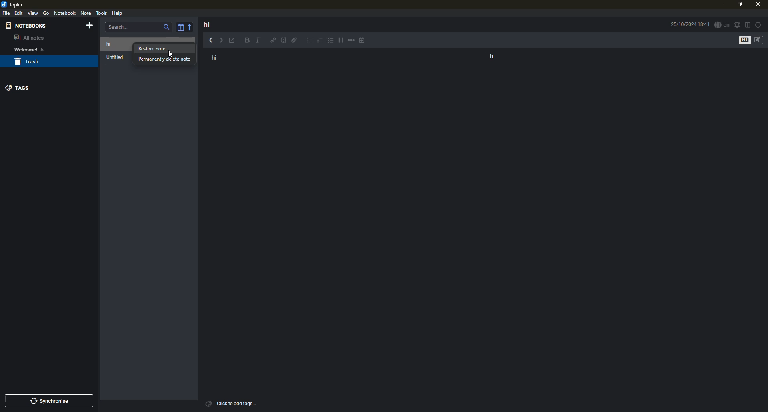 This screenshot has width=768, height=412. What do you see at coordinates (87, 14) in the screenshot?
I see `note` at bounding box center [87, 14].